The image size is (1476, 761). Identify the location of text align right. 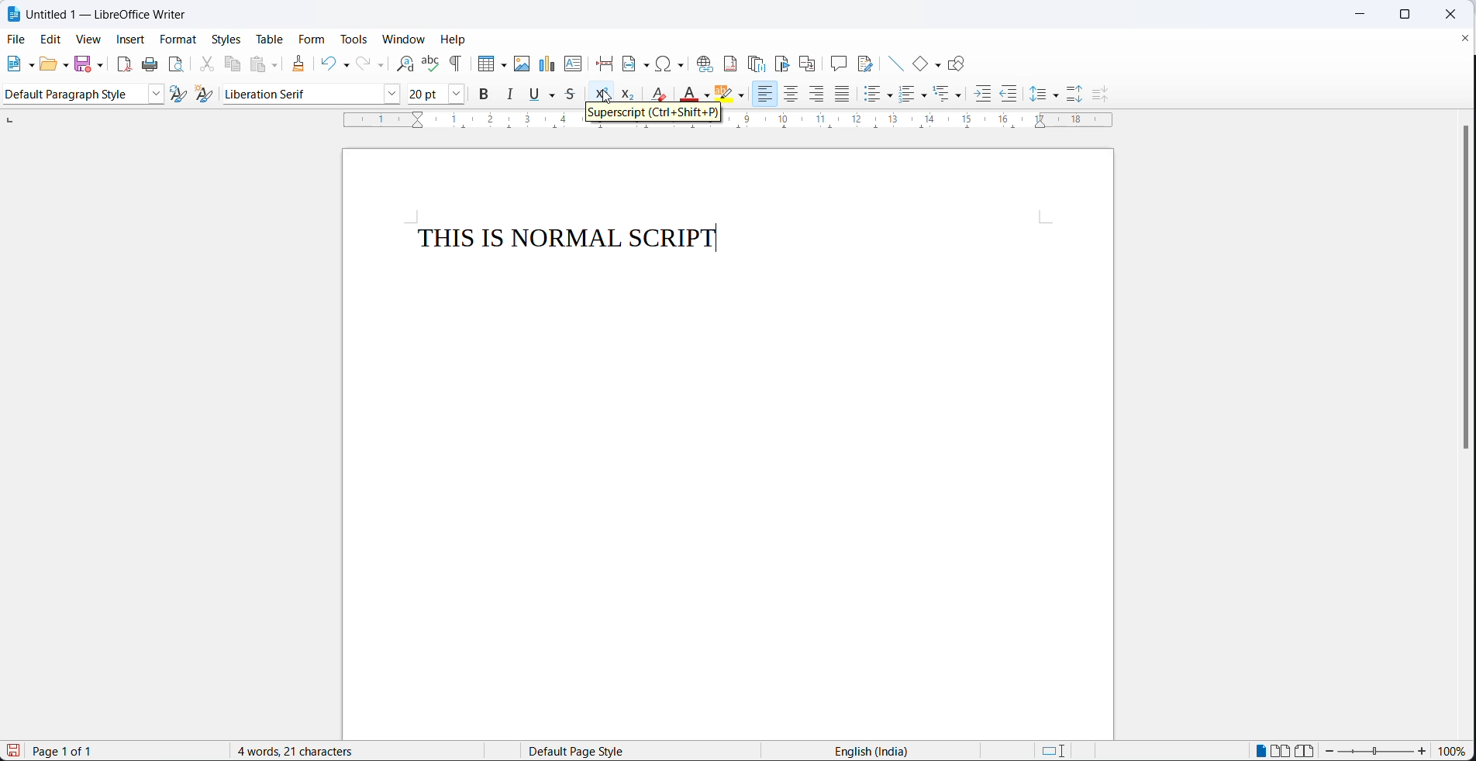
(819, 95).